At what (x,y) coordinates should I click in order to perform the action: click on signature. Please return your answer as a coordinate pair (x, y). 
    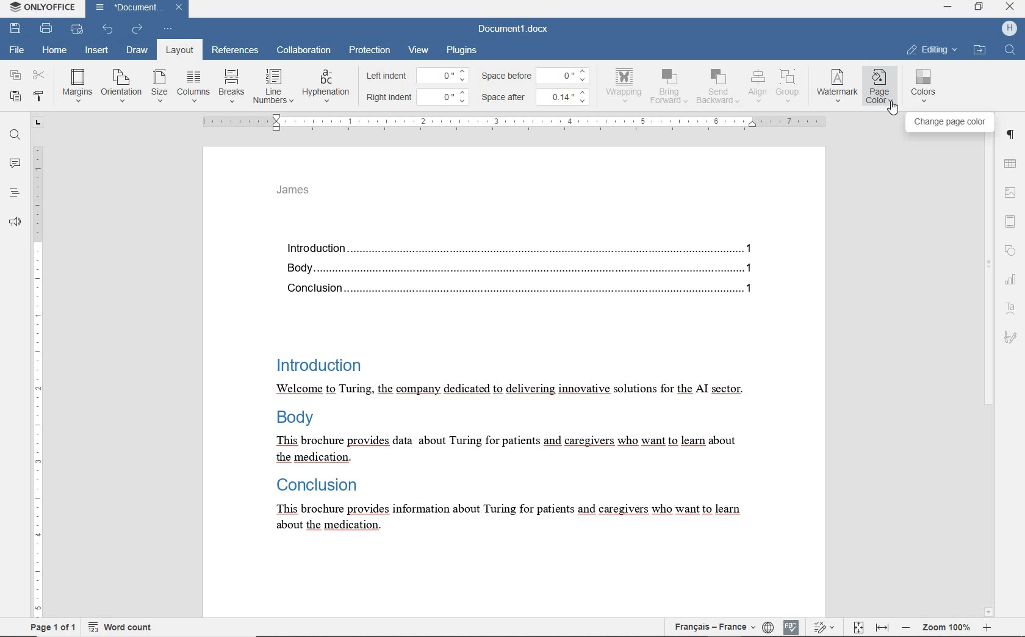
    Looking at the image, I should click on (1011, 337).